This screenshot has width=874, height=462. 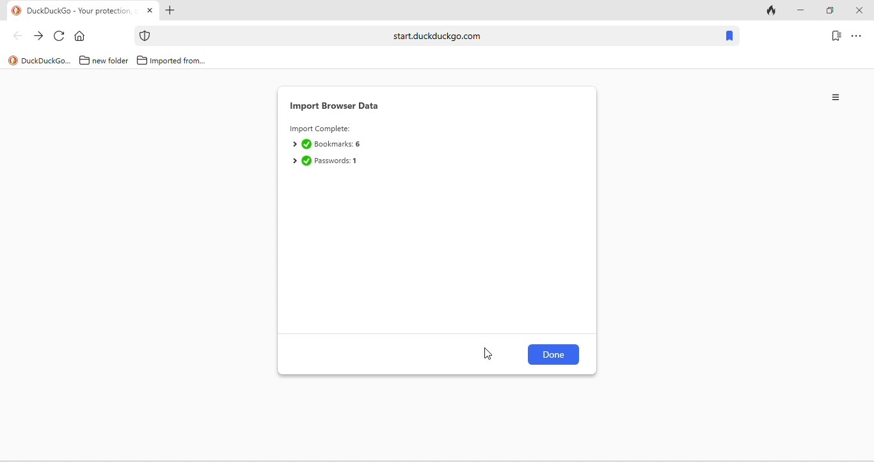 What do you see at coordinates (837, 97) in the screenshot?
I see `option` at bounding box center [837, 97].